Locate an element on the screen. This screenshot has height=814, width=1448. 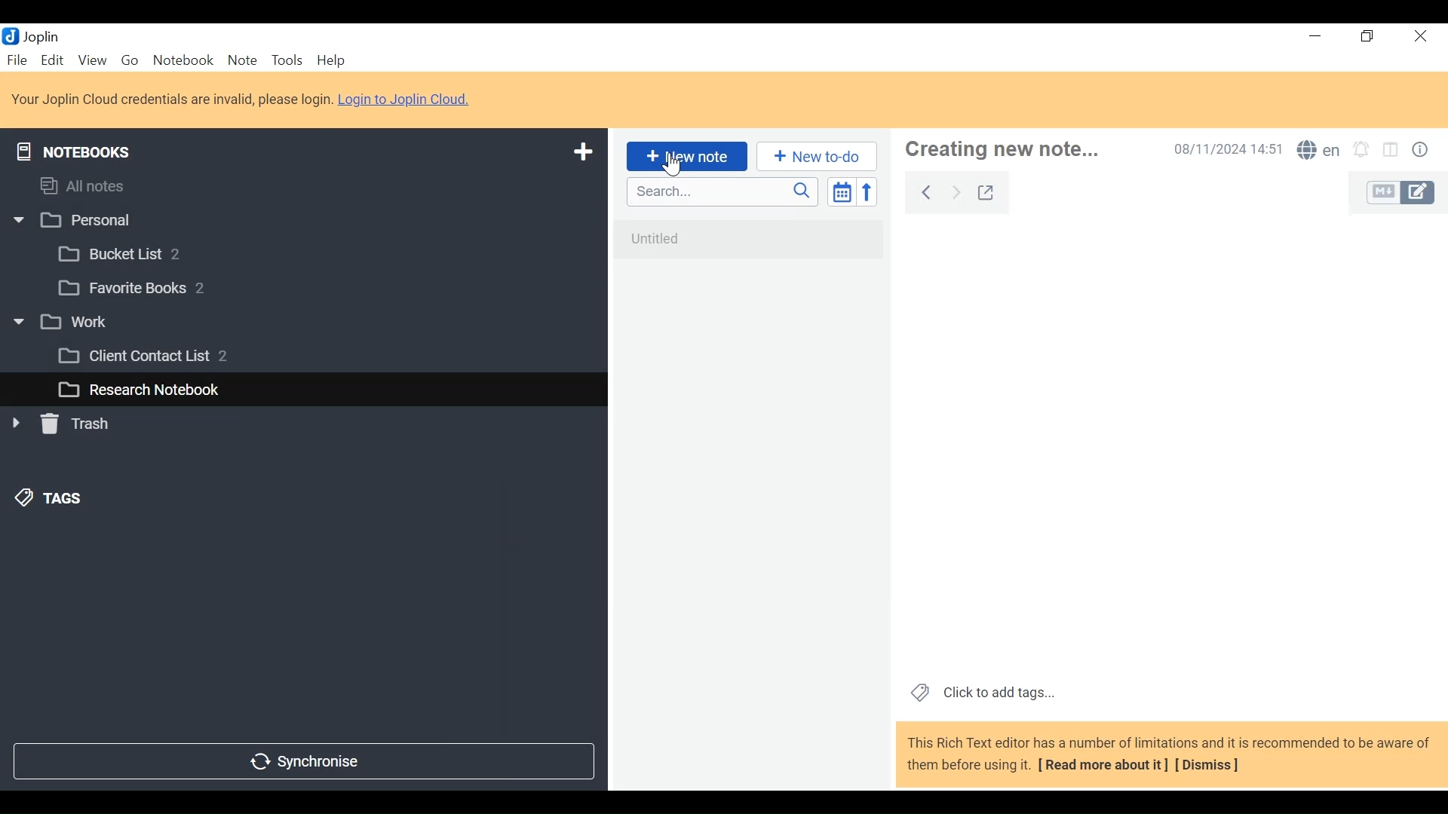
This Rich Text editor has a number of limitations and it is recommended to be aware of
them before using it. [ Read more about it] [Dismiss] is located at coordinates (1169, 754).